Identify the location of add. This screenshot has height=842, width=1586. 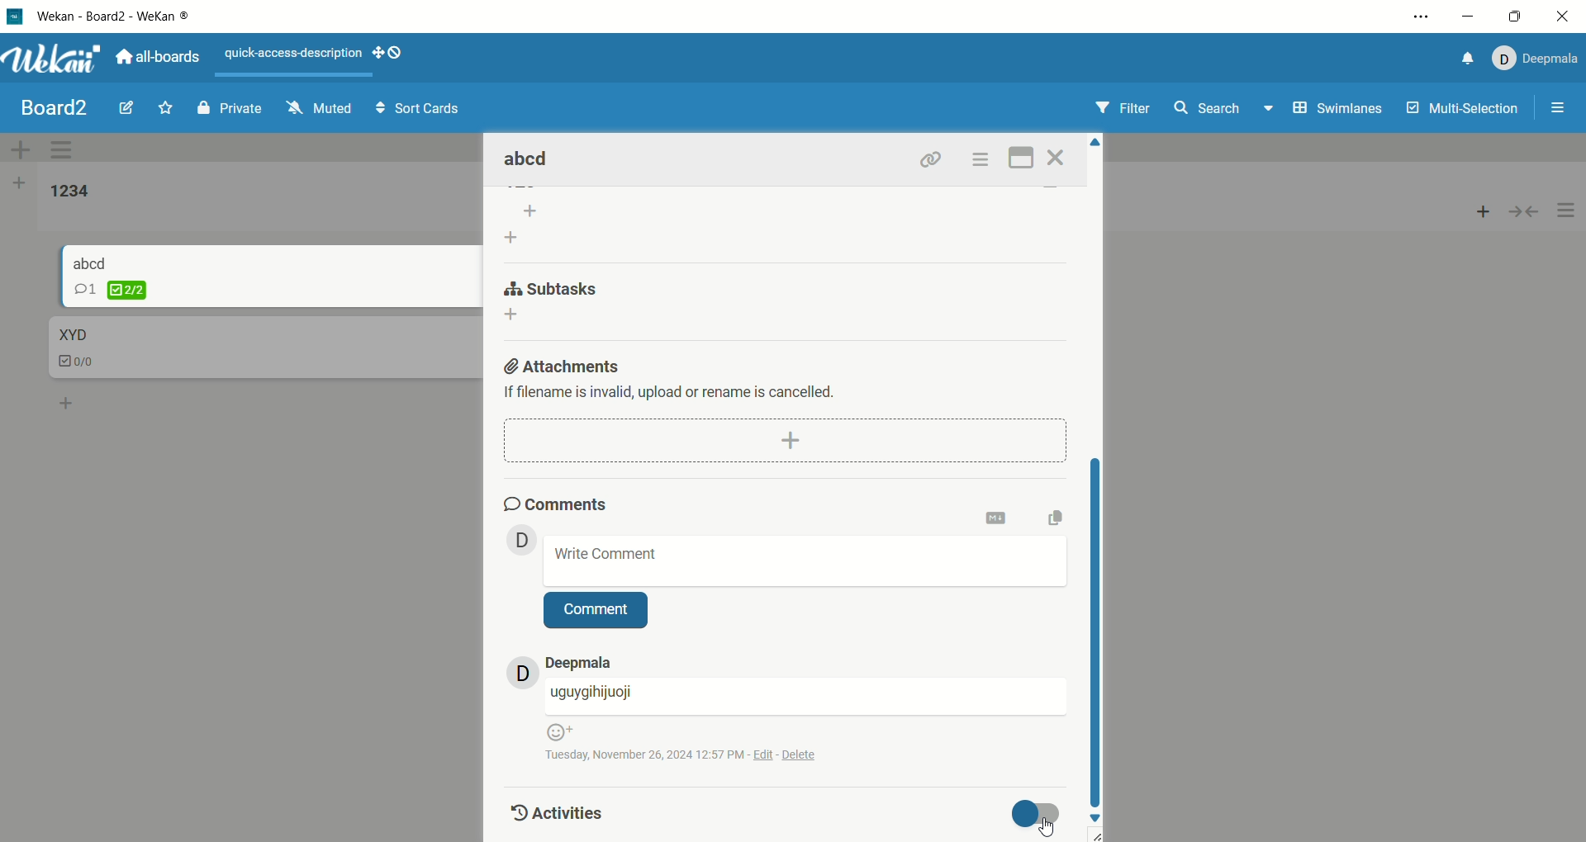
(517, 316).